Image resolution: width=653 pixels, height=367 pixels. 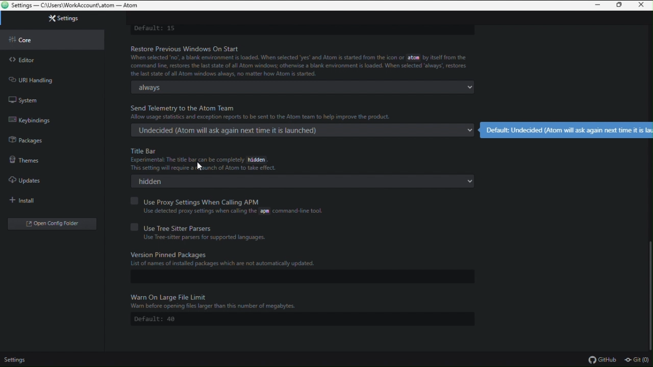 What do you see at coordinates (643, 5) in the screenshot?
I see `close` at bounding box center [643, 5].